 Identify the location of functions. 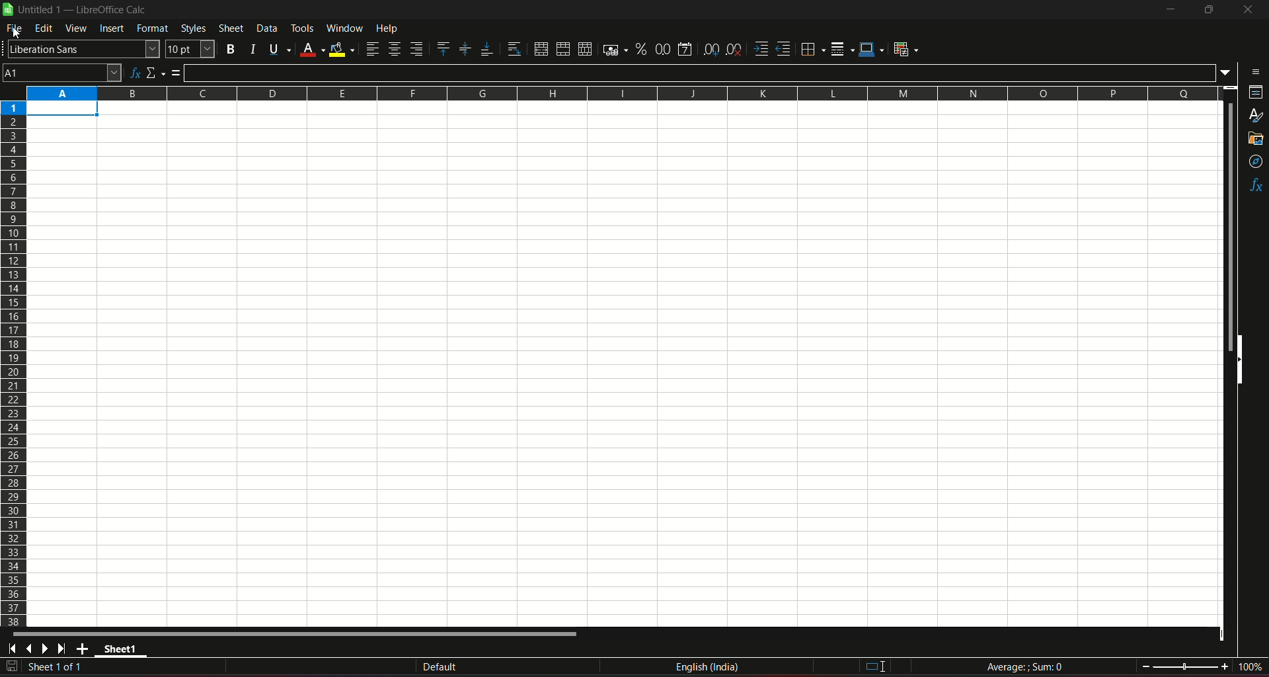
(1254, 186).